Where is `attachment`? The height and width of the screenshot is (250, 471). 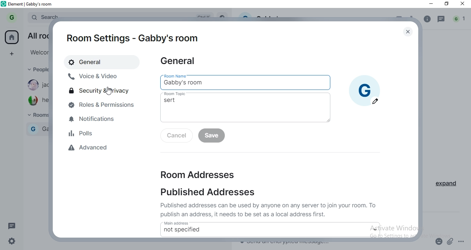
attachment is located at coordinates (451, 241).